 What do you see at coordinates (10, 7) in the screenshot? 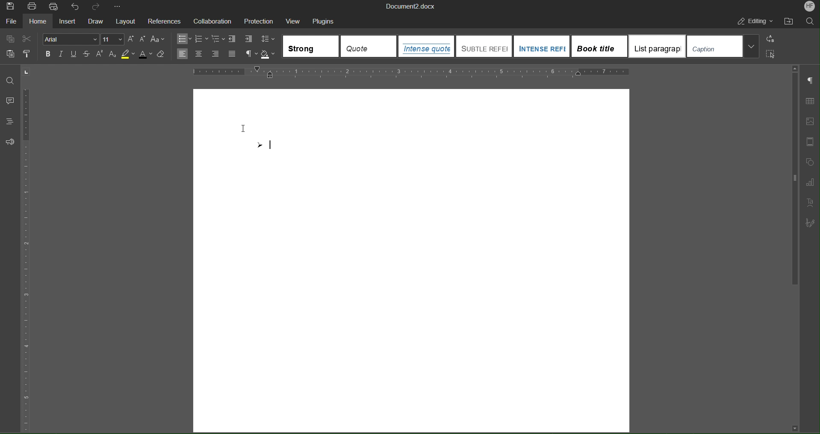
I see `Save` at bounding box center [10, 7].